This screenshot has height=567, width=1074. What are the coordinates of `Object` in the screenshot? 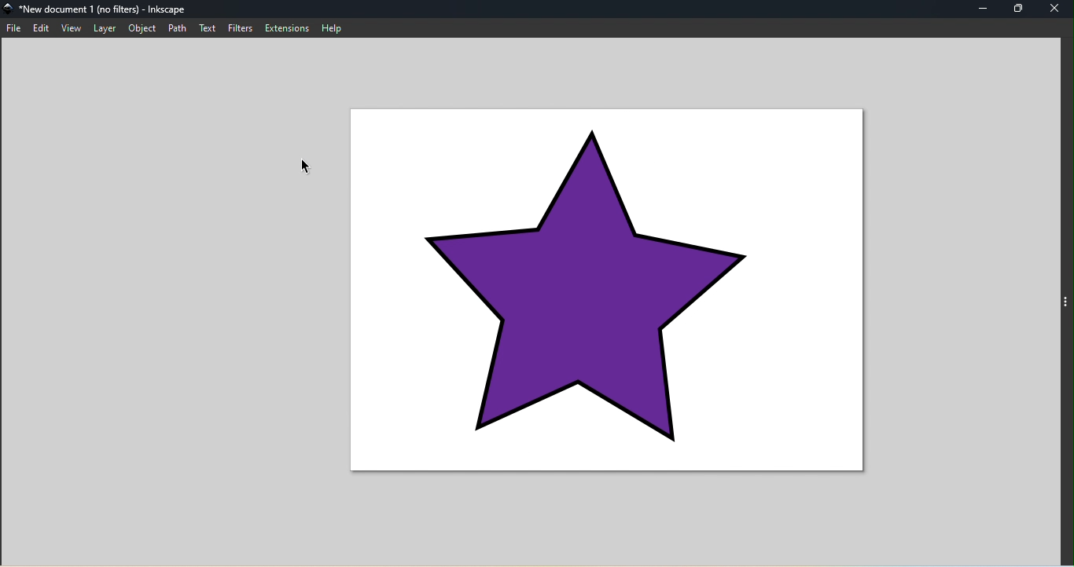 It's located at (142, 27).